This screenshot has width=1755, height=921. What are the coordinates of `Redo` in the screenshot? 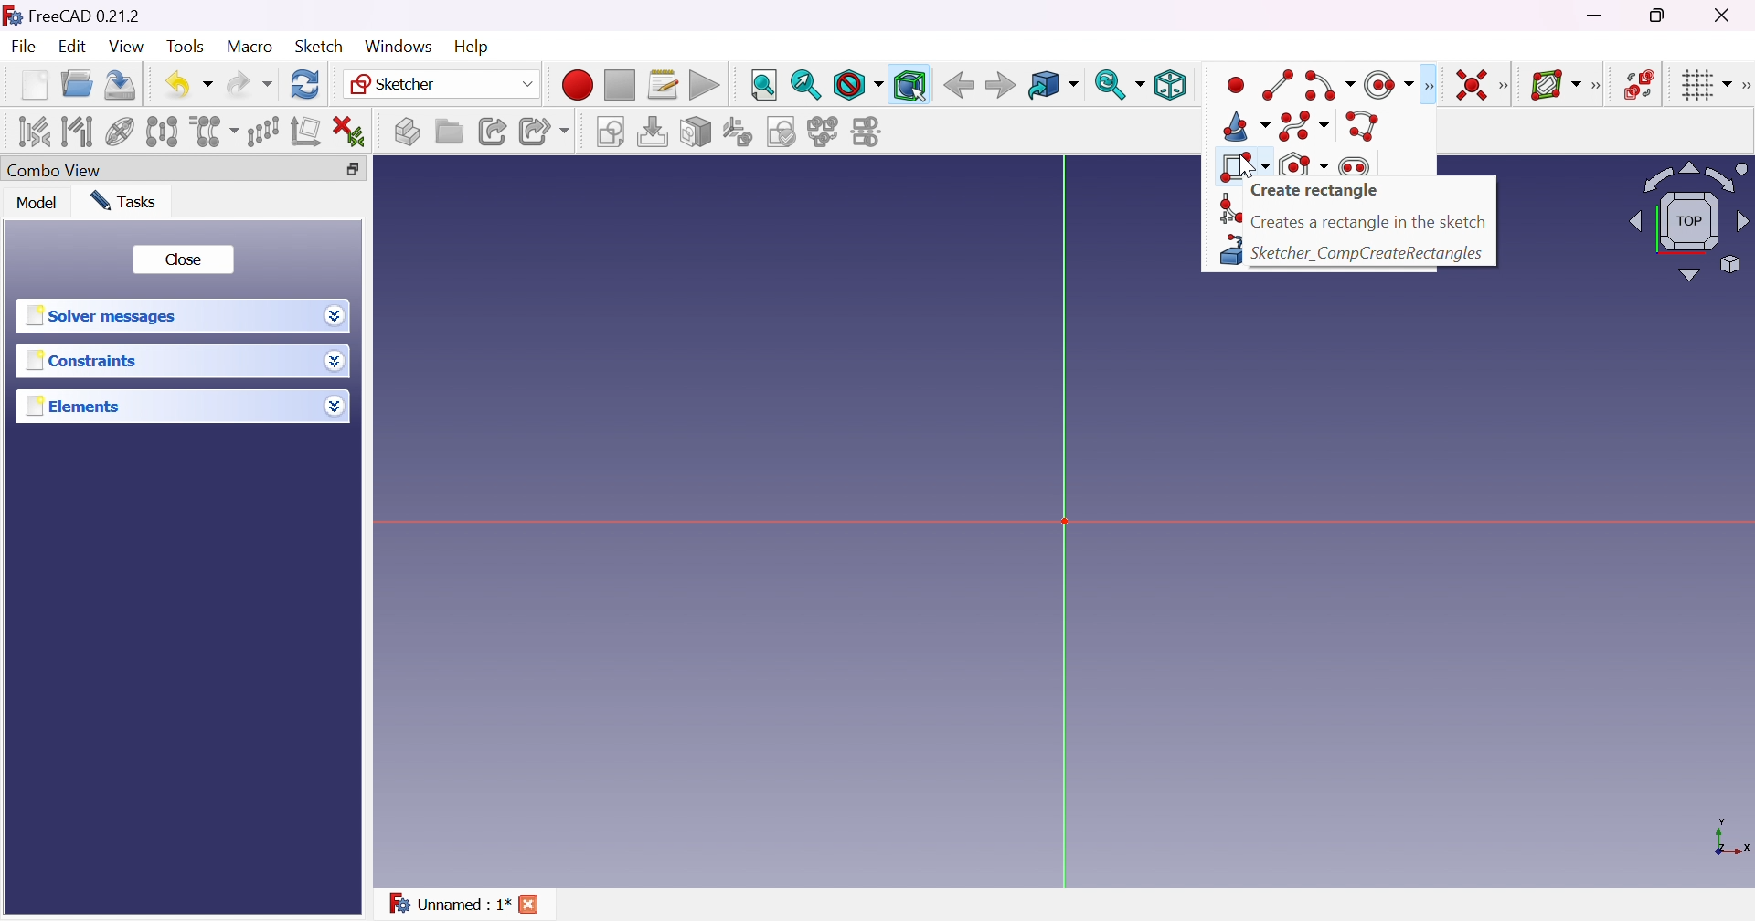 It's located at (250, 86).